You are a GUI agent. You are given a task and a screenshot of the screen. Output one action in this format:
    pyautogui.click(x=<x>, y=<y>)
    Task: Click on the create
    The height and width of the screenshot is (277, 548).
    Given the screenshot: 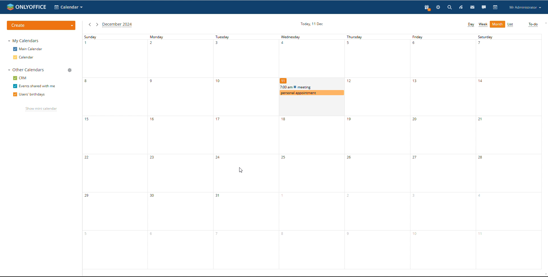 What is the action you would take?
    pyautogui.click(x=41, y=25)
    